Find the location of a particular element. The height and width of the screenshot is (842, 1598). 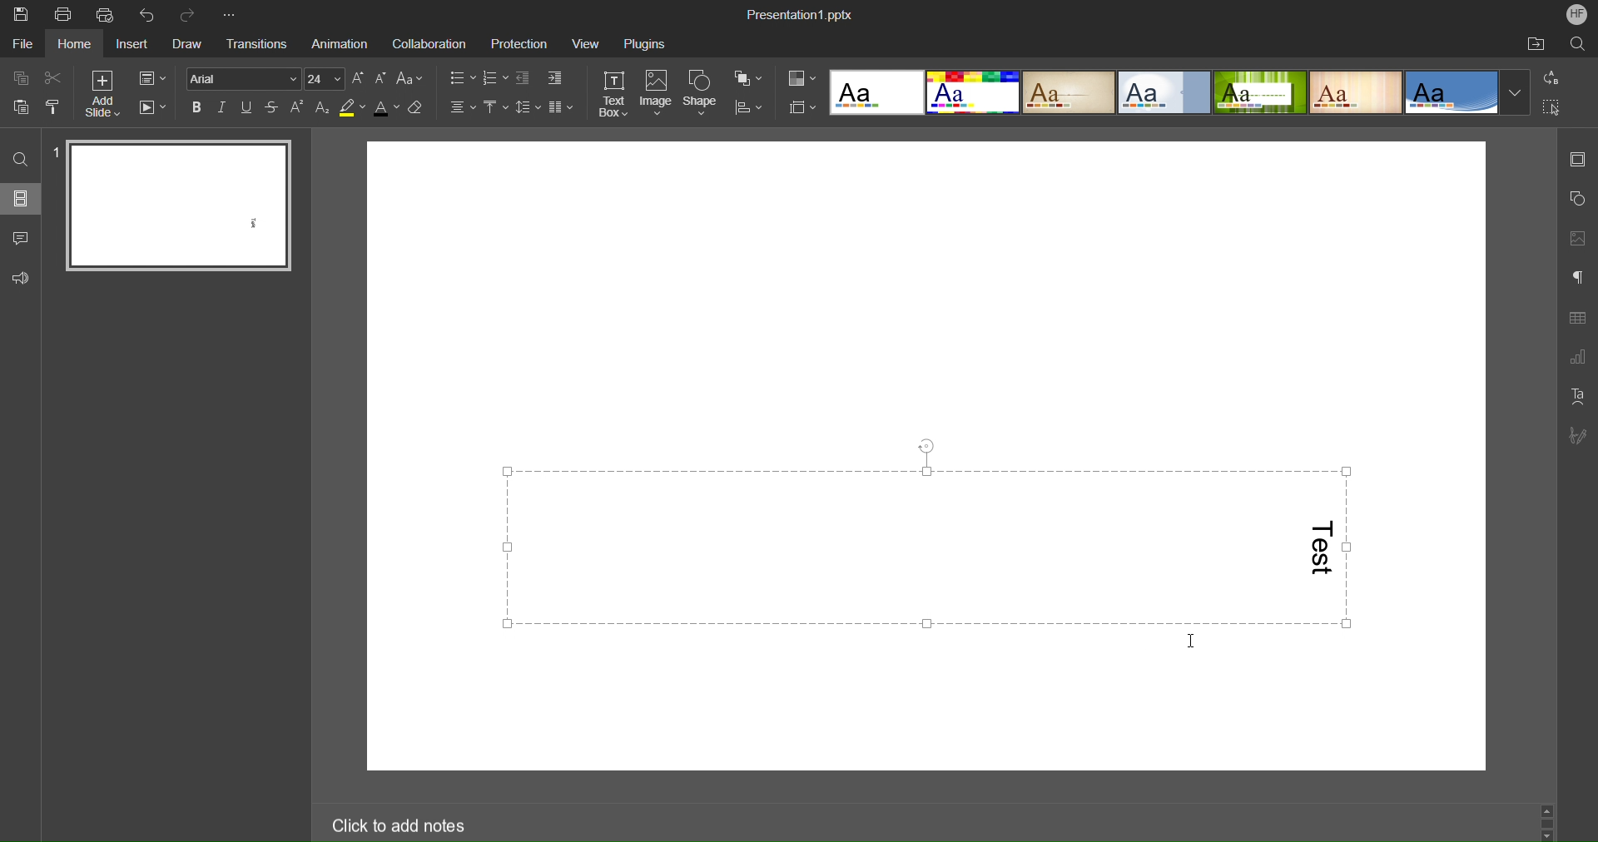

Search is located at coordinates (19, 155).